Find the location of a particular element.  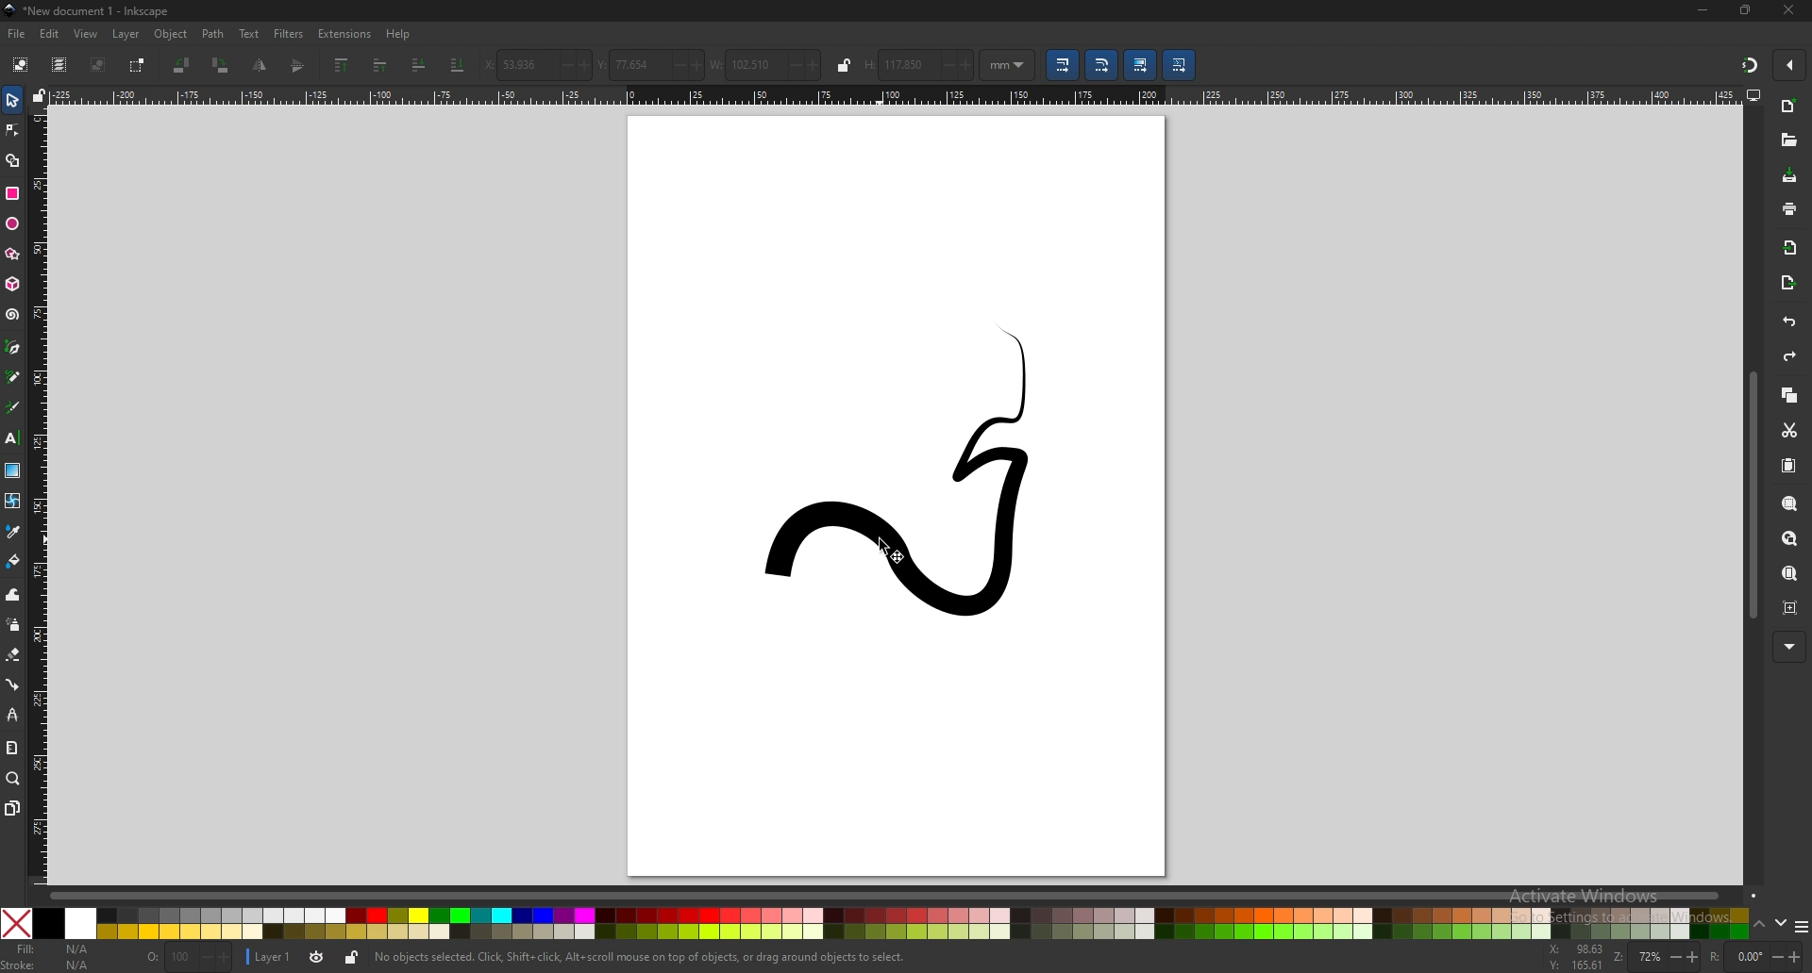

zoom page is located at coordinates (1789, 574).